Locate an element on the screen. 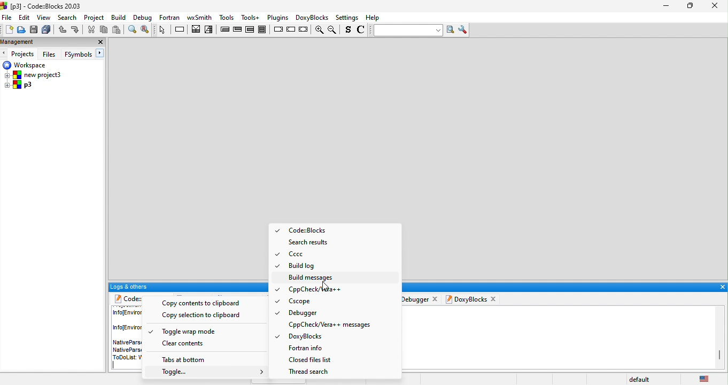 This screenshot has width=728, height=385. management is located at coordinates (37, 43).